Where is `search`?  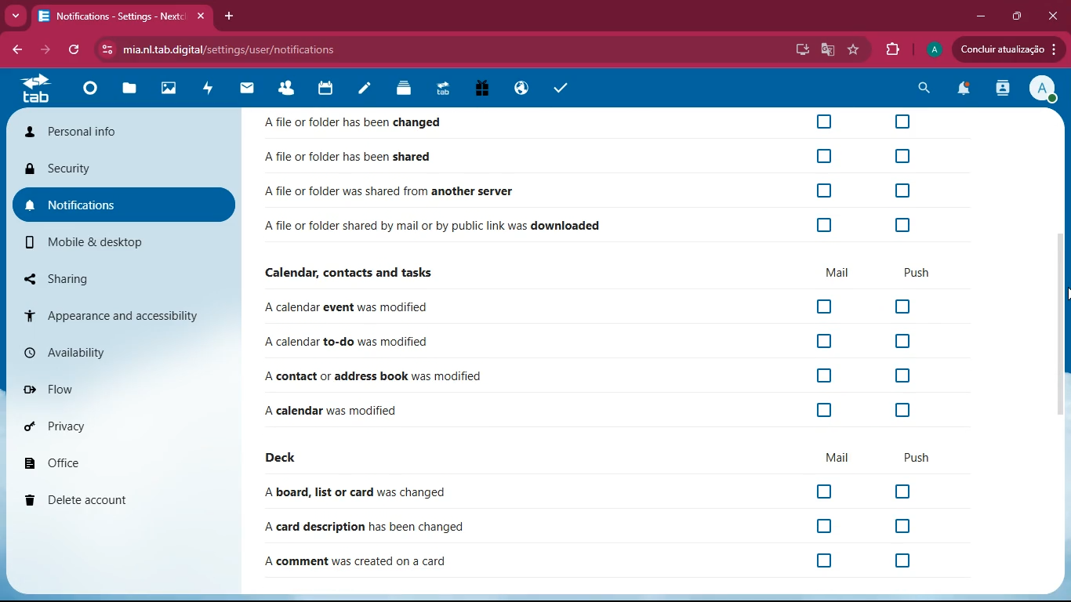
search is located at coordinates (921, 88).